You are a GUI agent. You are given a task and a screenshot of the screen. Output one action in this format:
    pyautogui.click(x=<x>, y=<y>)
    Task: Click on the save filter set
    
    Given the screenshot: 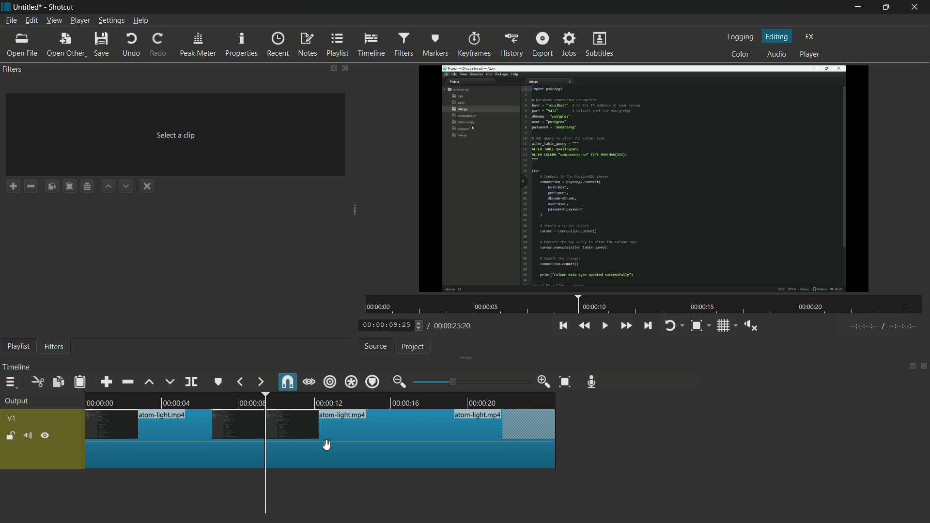 What is the action you would take?
    pyautogui.click(x=90, y=187)
    